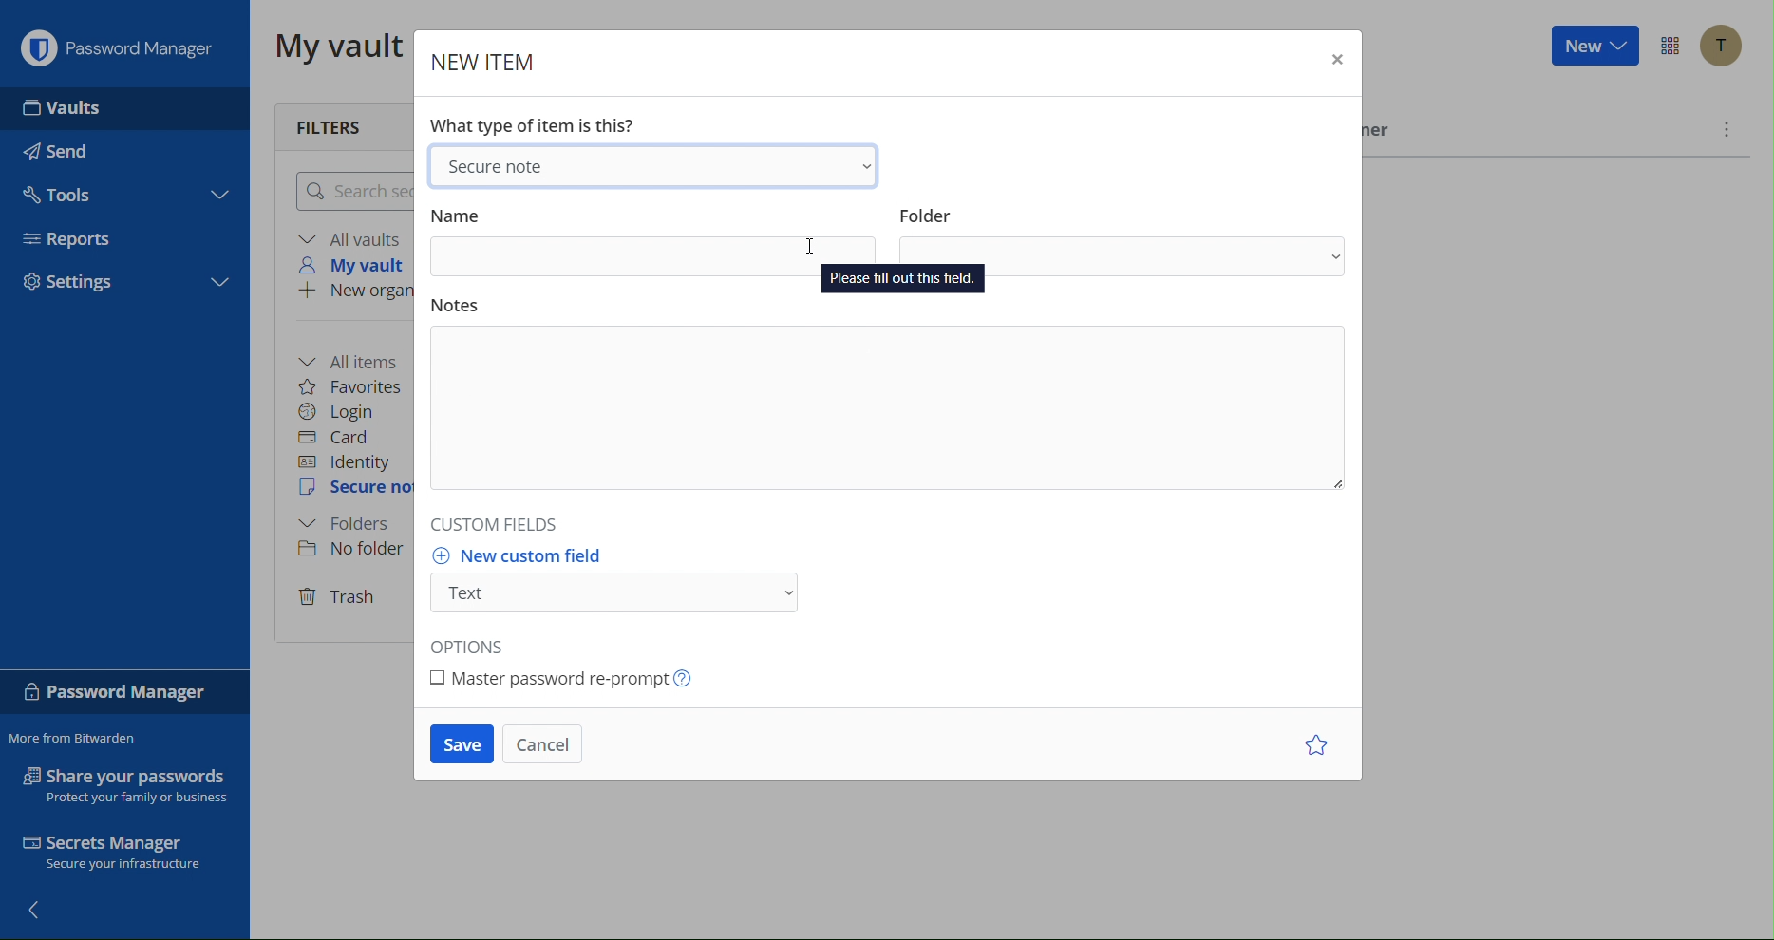 The height and width of the screenshot is (940, 1774). Describe the element at coordinates (1593, 48) in the screenshot. I see `New` at that location.